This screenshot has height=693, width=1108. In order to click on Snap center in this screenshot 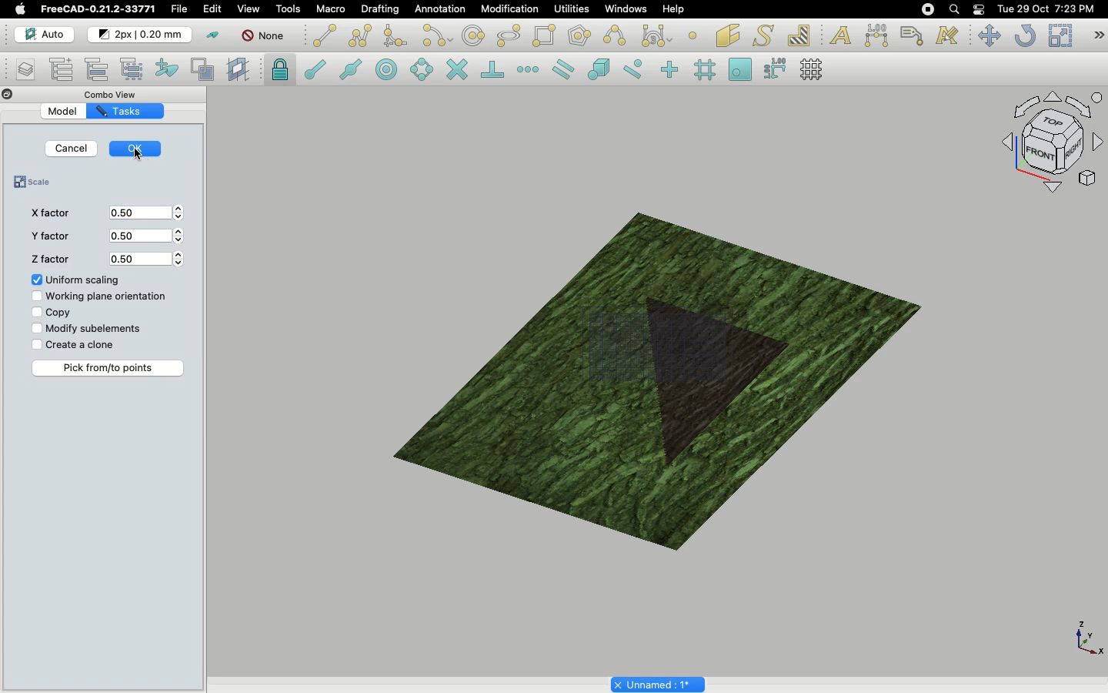, I will do `click(385, 70)`.